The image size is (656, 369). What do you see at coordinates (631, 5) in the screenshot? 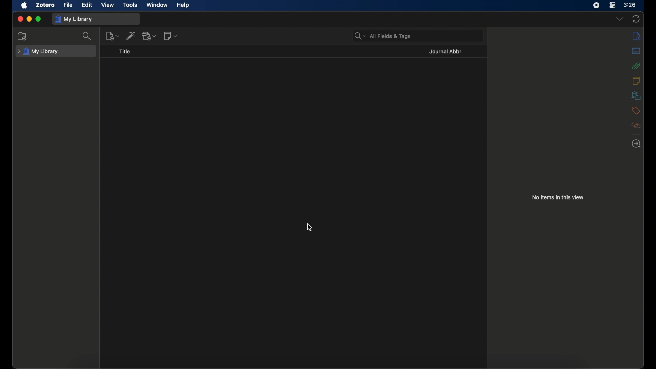
I see `time (3:25)` at bounding box center [631, 5].